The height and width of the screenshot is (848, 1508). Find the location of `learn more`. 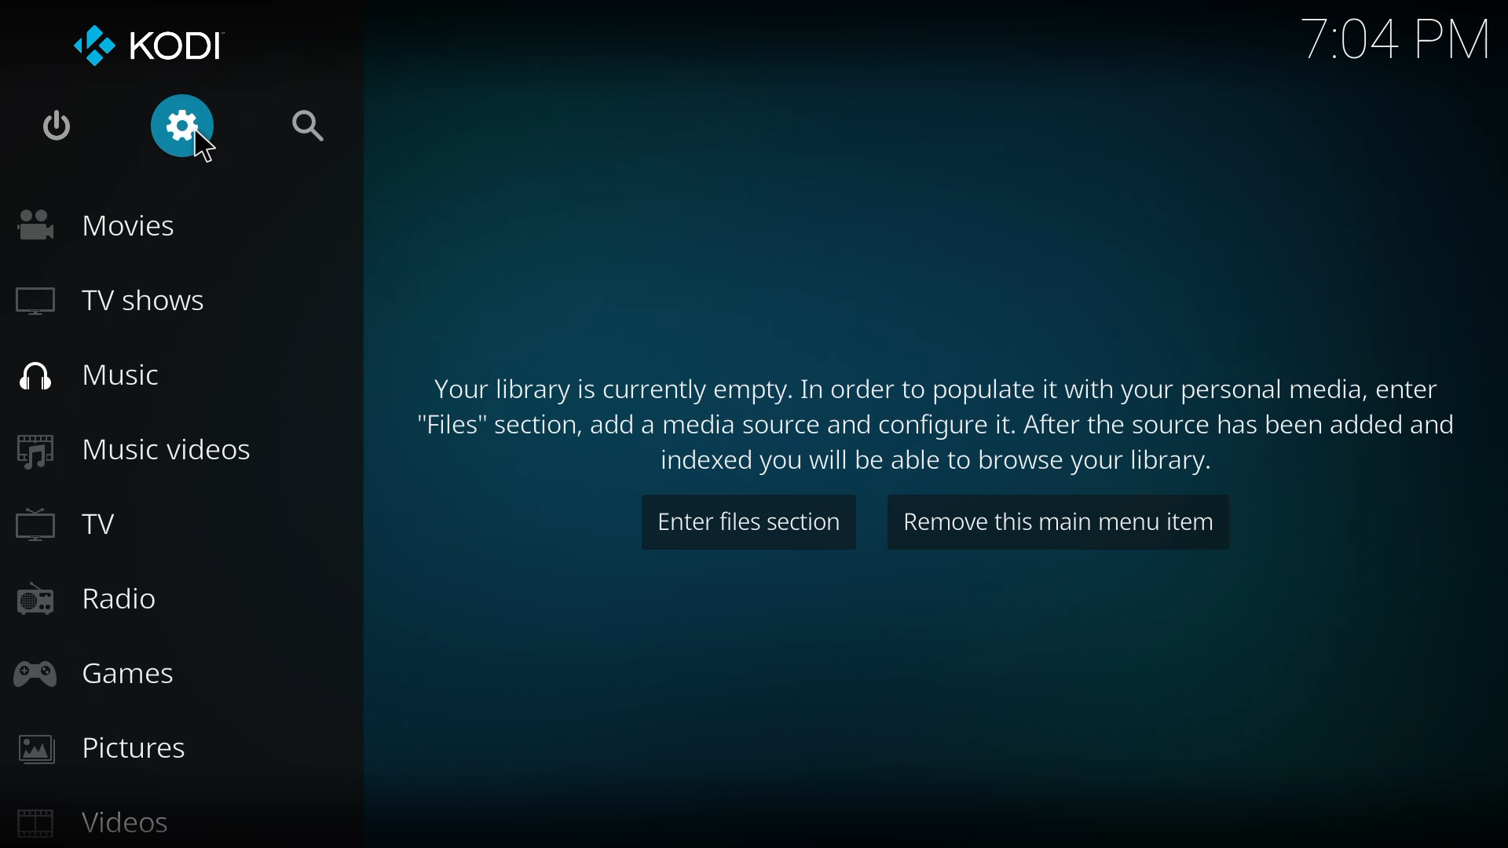

learn more is located at coordinates (941, 422).